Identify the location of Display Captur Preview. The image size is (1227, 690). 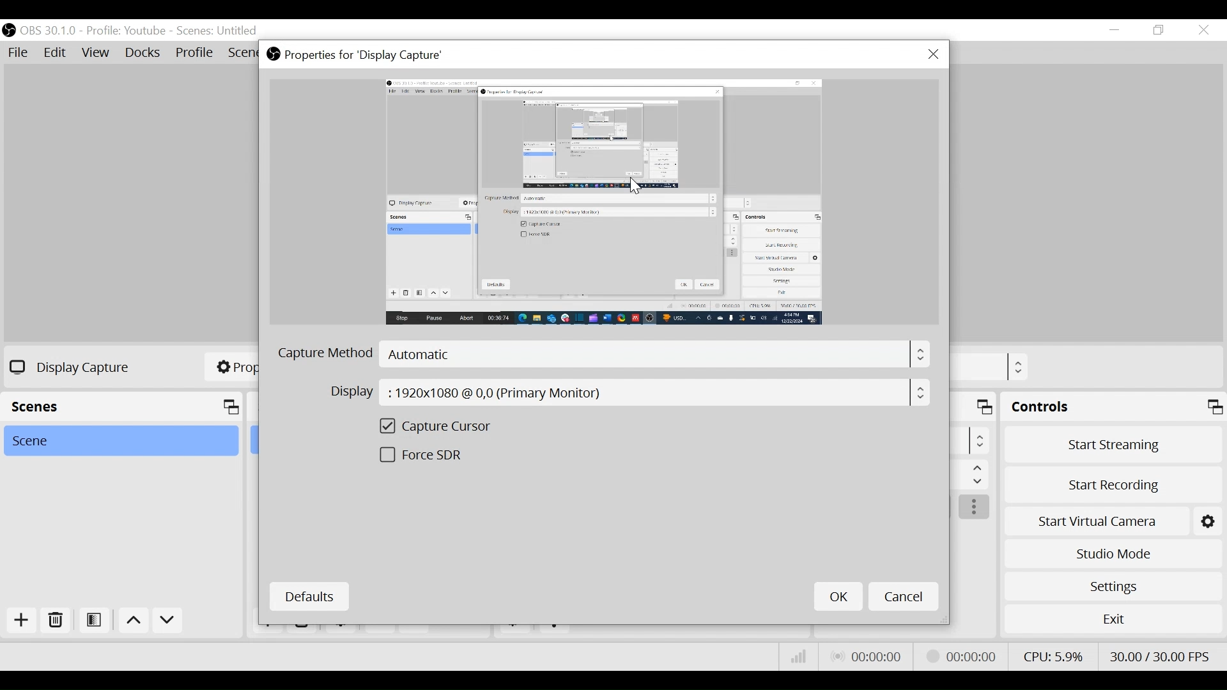
(604, 203).